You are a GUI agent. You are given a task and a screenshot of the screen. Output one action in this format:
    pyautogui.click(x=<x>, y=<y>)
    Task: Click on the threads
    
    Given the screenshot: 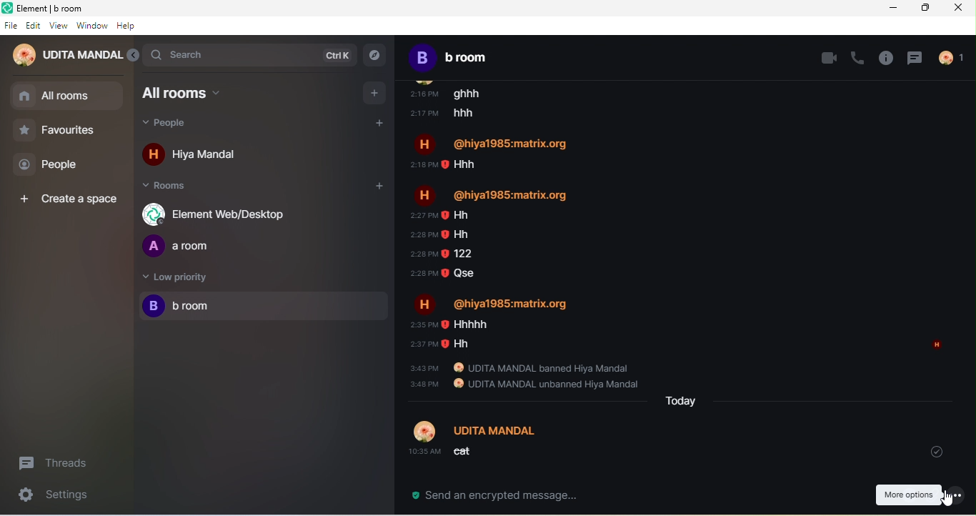 What is the action you would take?
    pyautogui.click(x=915, y=57)
    